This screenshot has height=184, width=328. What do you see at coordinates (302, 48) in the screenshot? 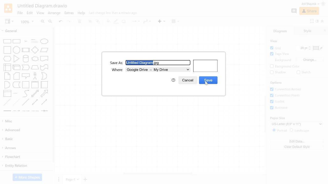
I see `Grid pts` at bounding box center [302, 48].